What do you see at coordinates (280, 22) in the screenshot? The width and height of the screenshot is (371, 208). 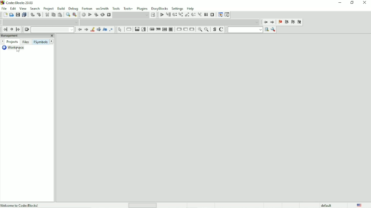 I see `Toggle bookmark` at bounding box center [280, 22].